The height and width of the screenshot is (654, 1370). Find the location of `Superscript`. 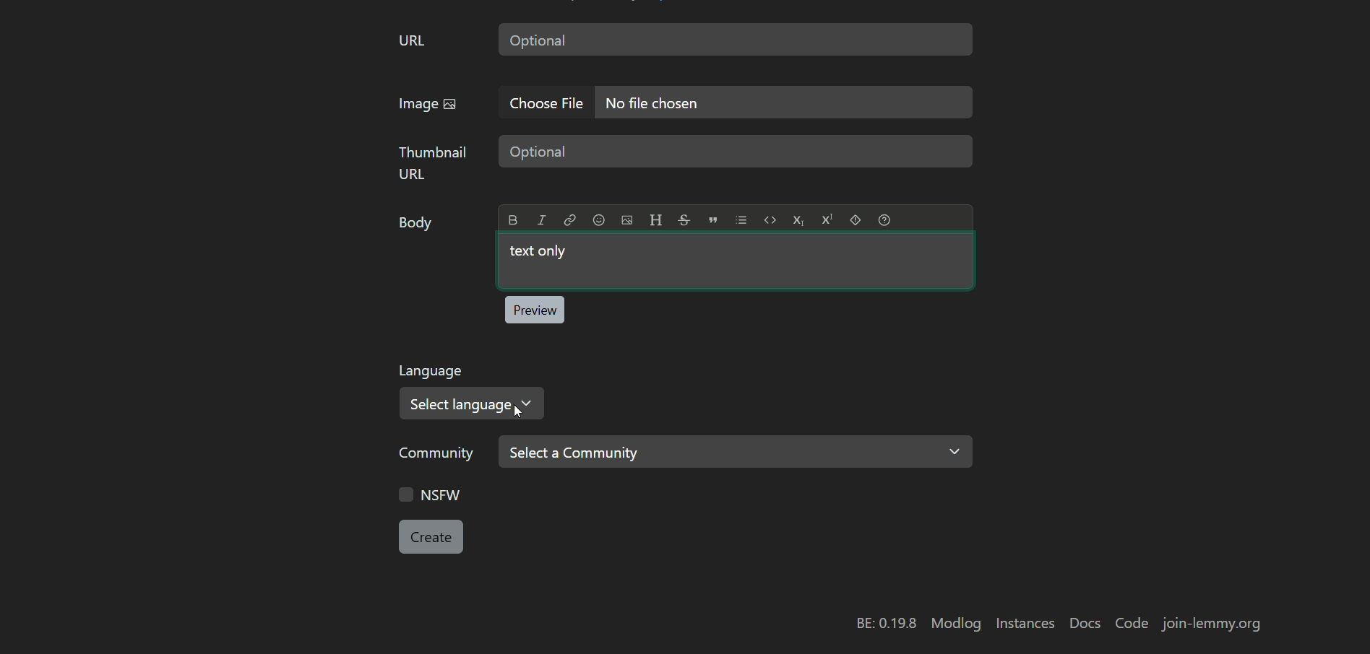

Superscript is located at coordinates (827, 219).